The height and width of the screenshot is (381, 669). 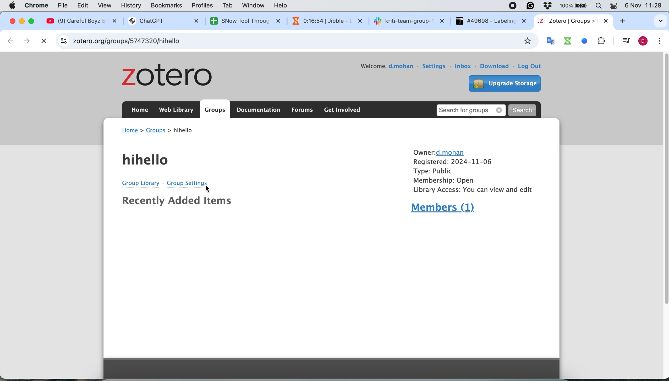 What do you see at coordinates (574, 6) in the screenshot?
I see `Battery percentage` at bounding box center [574, 6].